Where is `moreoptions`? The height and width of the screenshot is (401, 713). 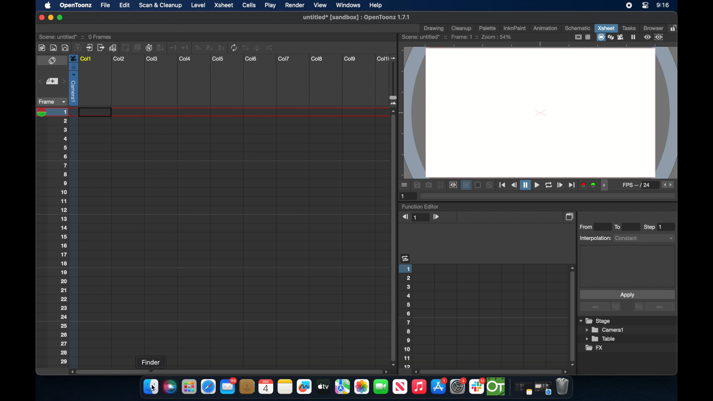 moreoptions is located at coordinates (405, 185).